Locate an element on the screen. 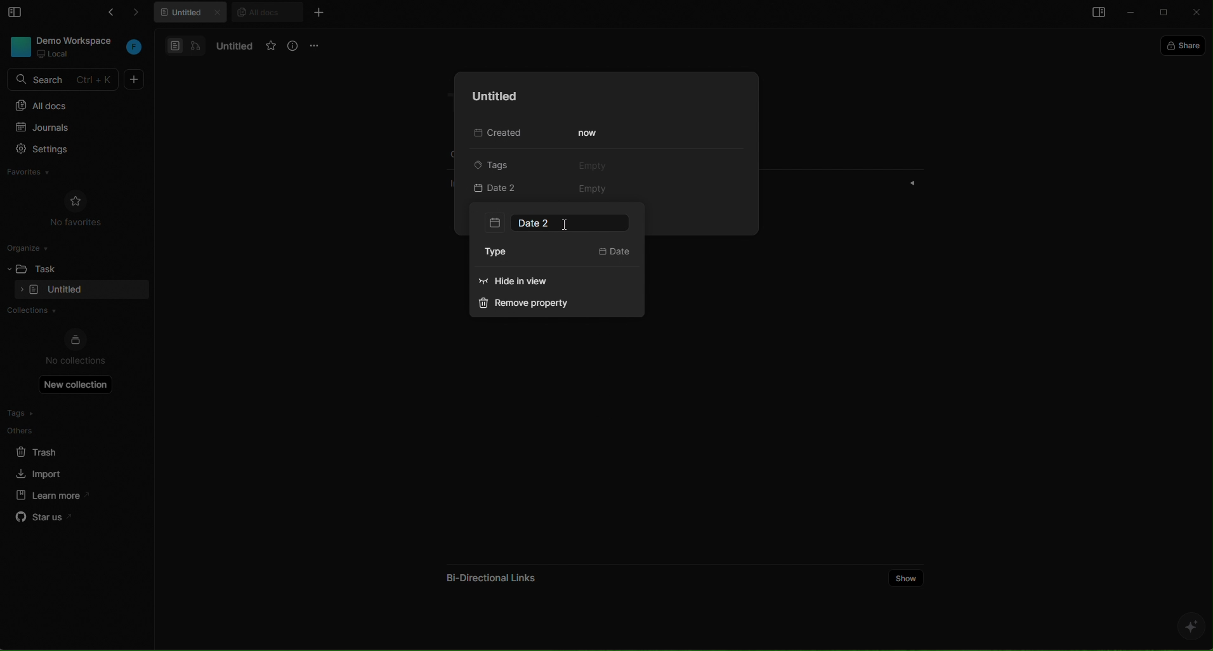 Image resolution: width=1213 pixels, height=651 pixels. options is located at coordinates (317, 45).